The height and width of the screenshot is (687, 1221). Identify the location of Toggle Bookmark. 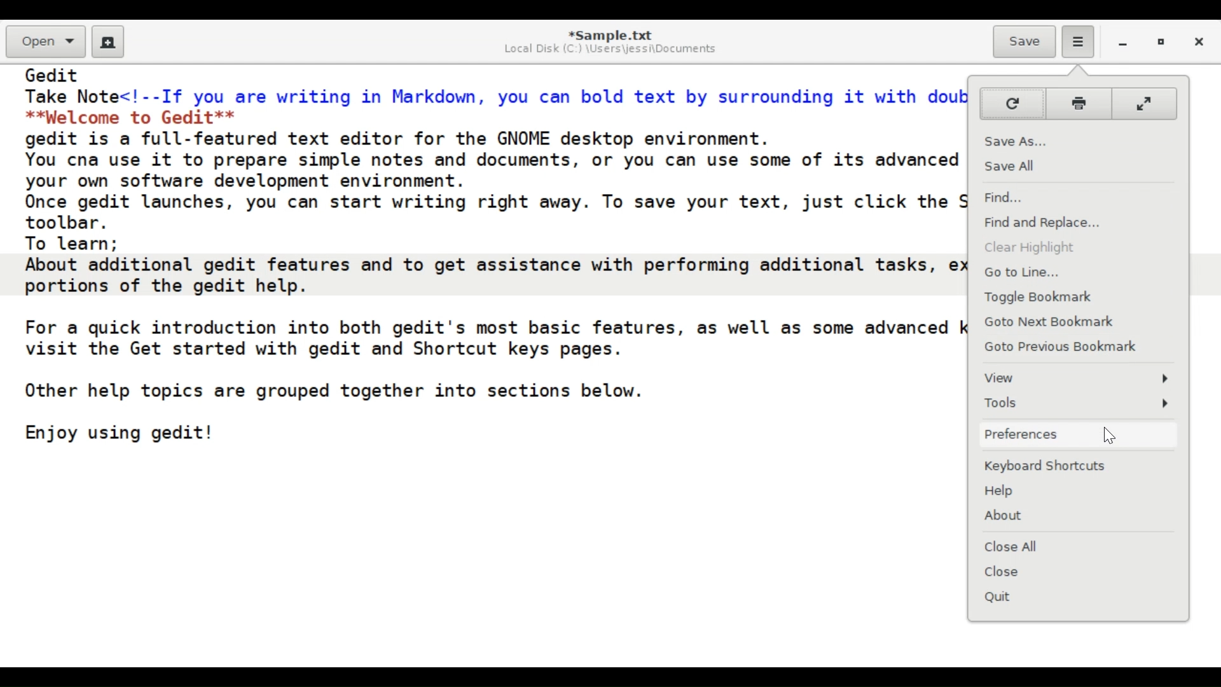
(1077, 298).